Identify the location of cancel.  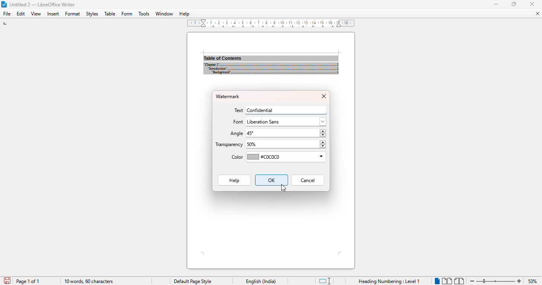
(308, 180).